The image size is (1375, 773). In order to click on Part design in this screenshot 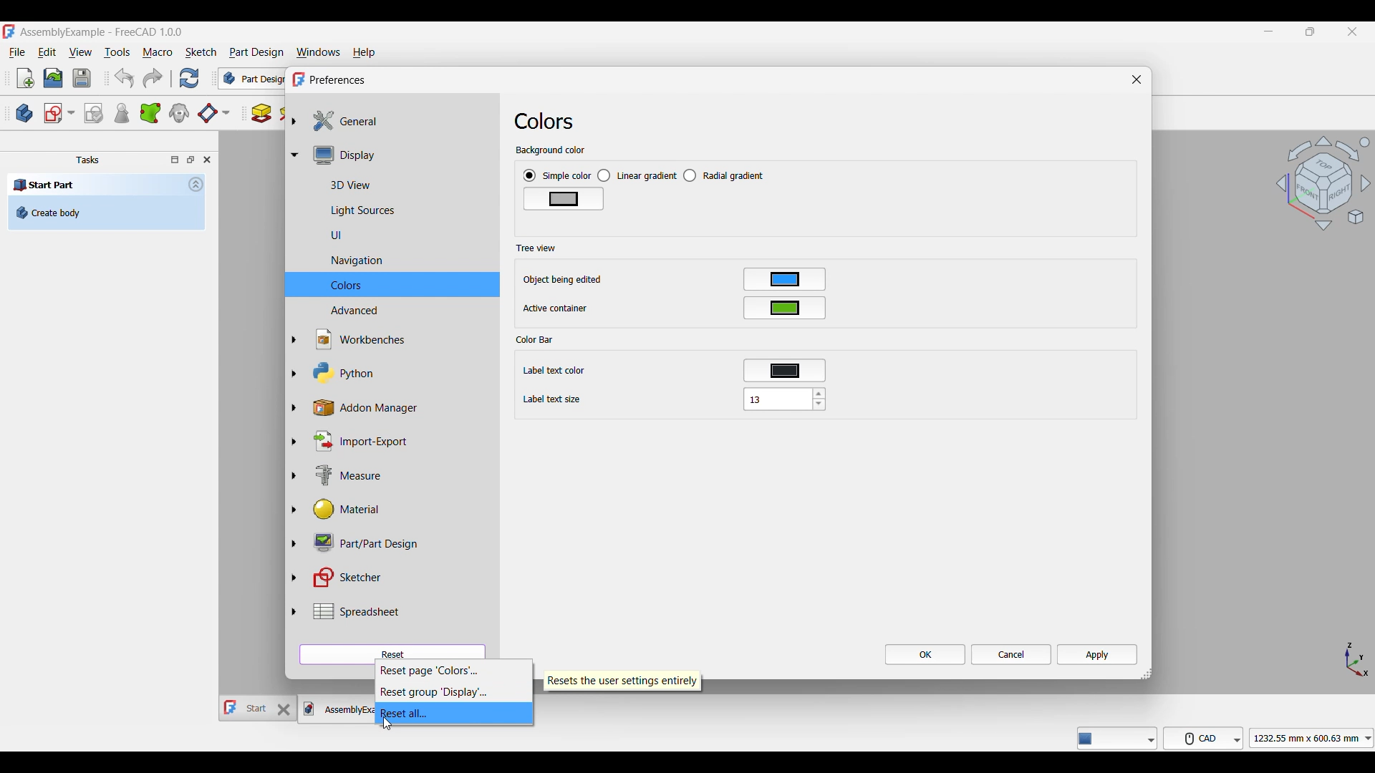, I will do `click(256, 52)`.